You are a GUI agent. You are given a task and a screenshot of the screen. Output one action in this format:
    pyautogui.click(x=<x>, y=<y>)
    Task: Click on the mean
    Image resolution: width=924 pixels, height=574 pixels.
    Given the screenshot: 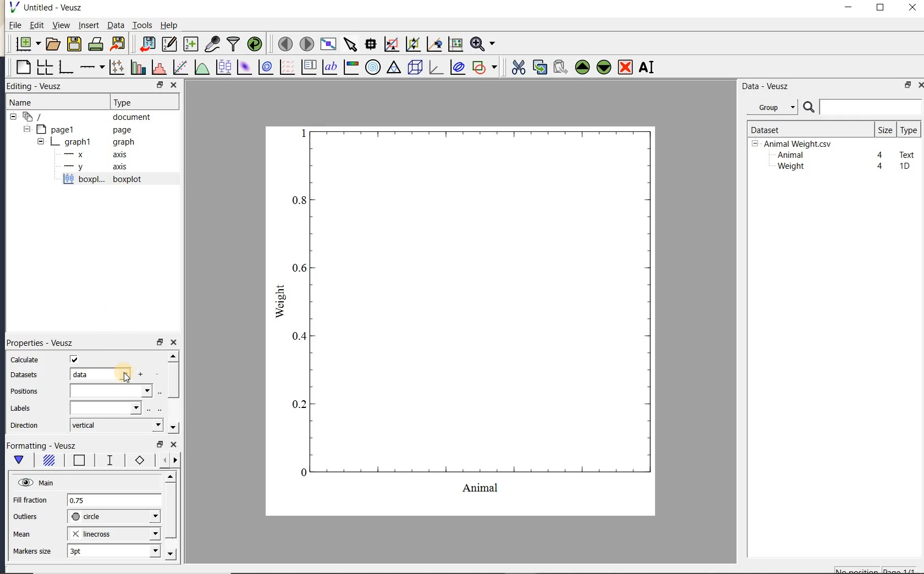 What is the action you would take?
    pyautogui.click(x=23, y=533)
    